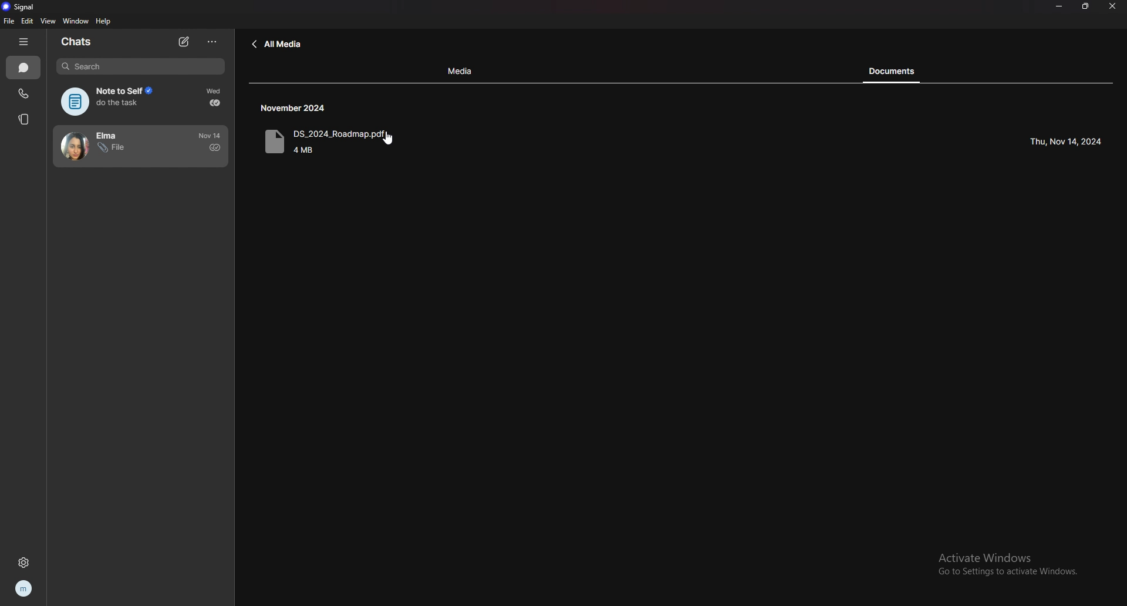 The image size is (1127, 606). I want to click on minimize, so click(1061, 6).